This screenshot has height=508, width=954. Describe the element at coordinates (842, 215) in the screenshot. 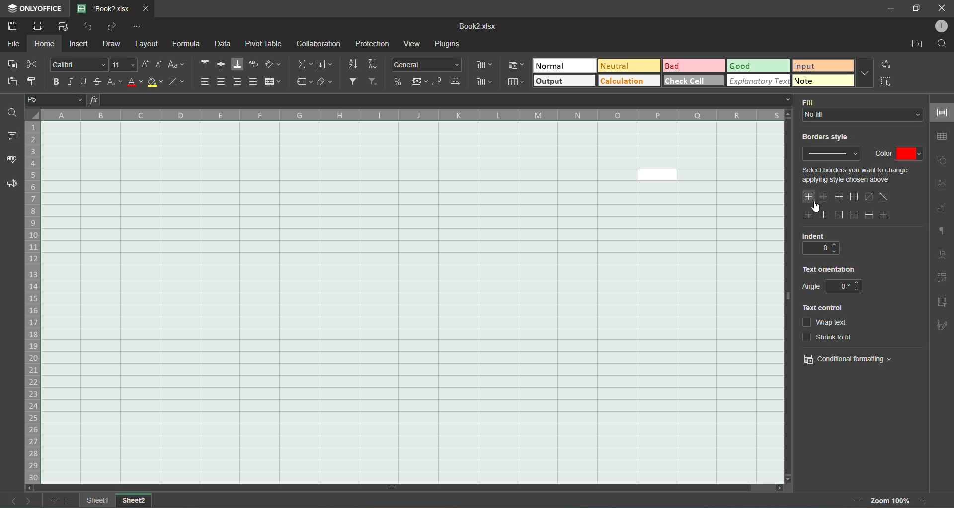

I see `outer right border only` at that location.